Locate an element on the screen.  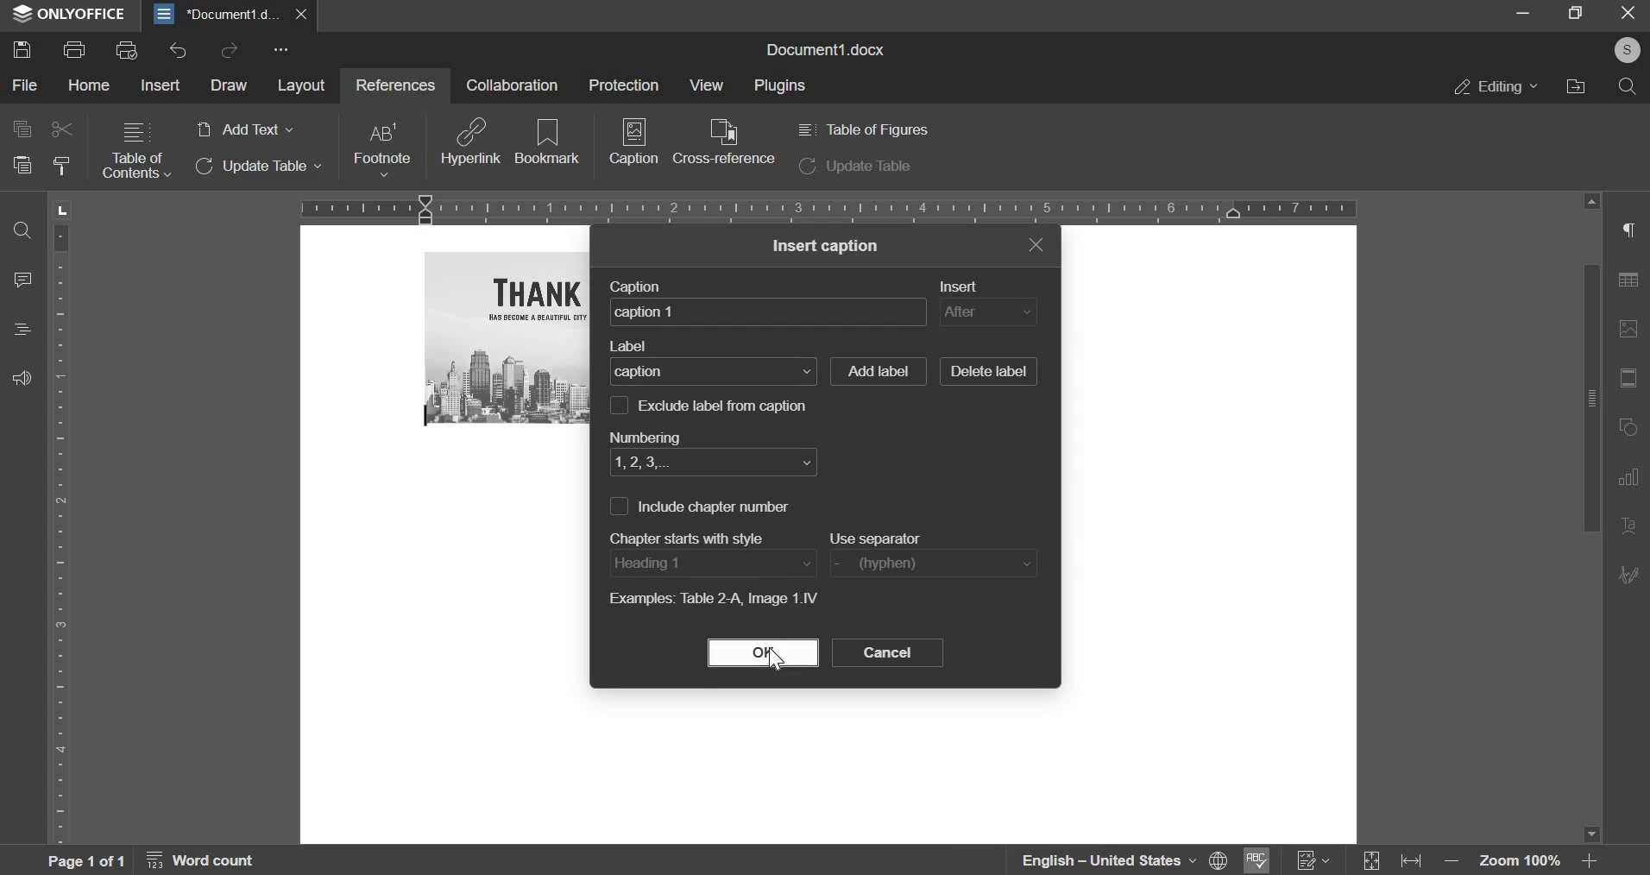
page 1 of 1 is located at coordinates (83, 860).